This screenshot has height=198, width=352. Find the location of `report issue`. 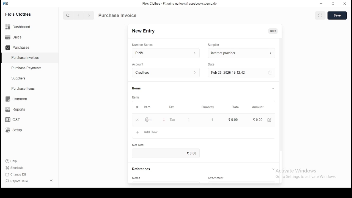

report issue is located at coordinates (18, 182).